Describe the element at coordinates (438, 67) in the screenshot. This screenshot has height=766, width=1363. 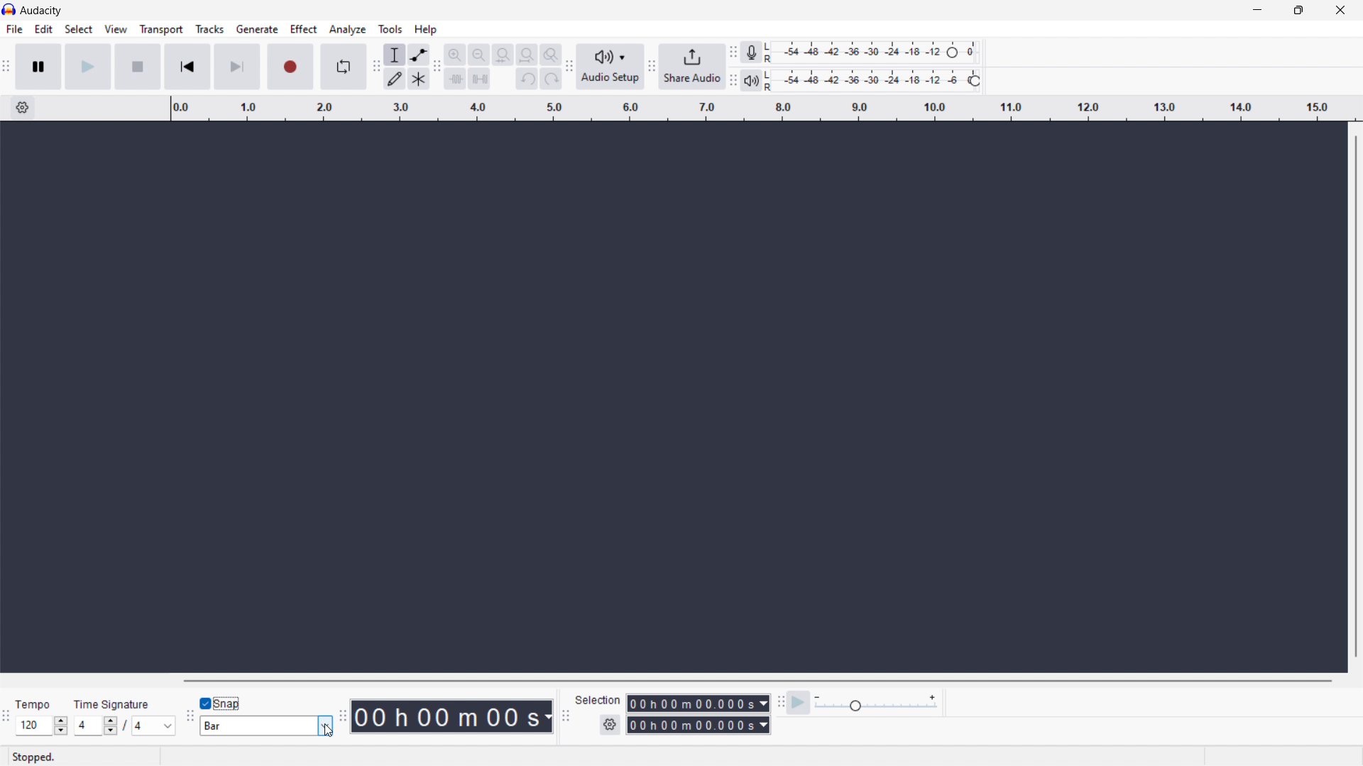
I see `audacity edit toolbar` at that location.